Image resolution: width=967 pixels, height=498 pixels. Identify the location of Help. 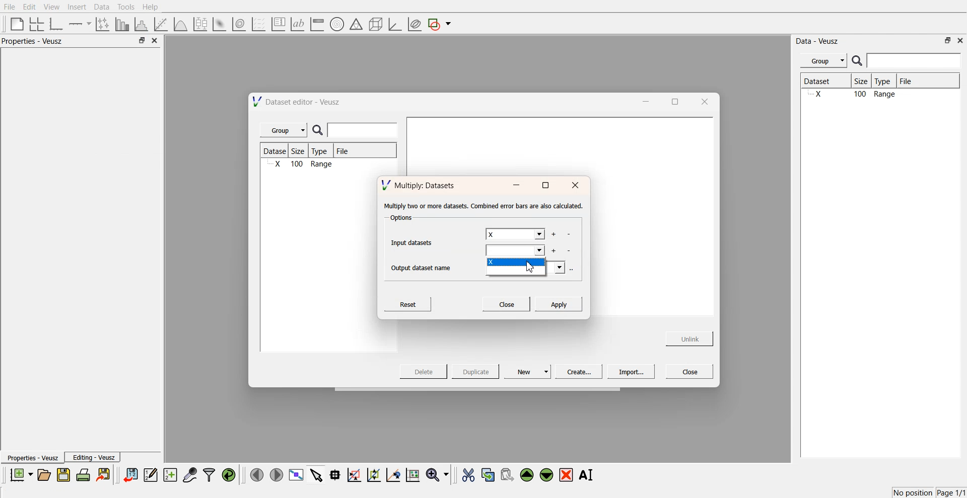
(154, 8).